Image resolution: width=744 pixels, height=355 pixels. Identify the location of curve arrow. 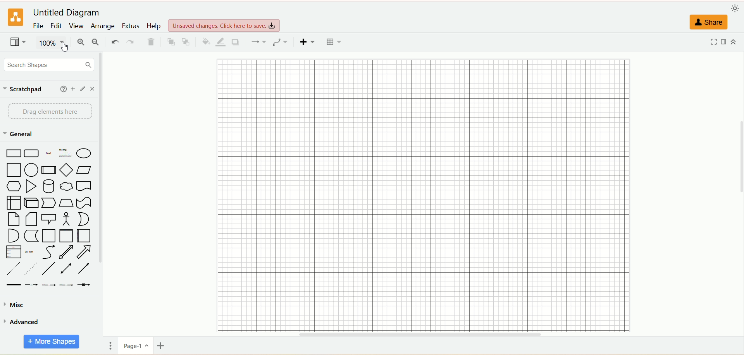
(48, 252).